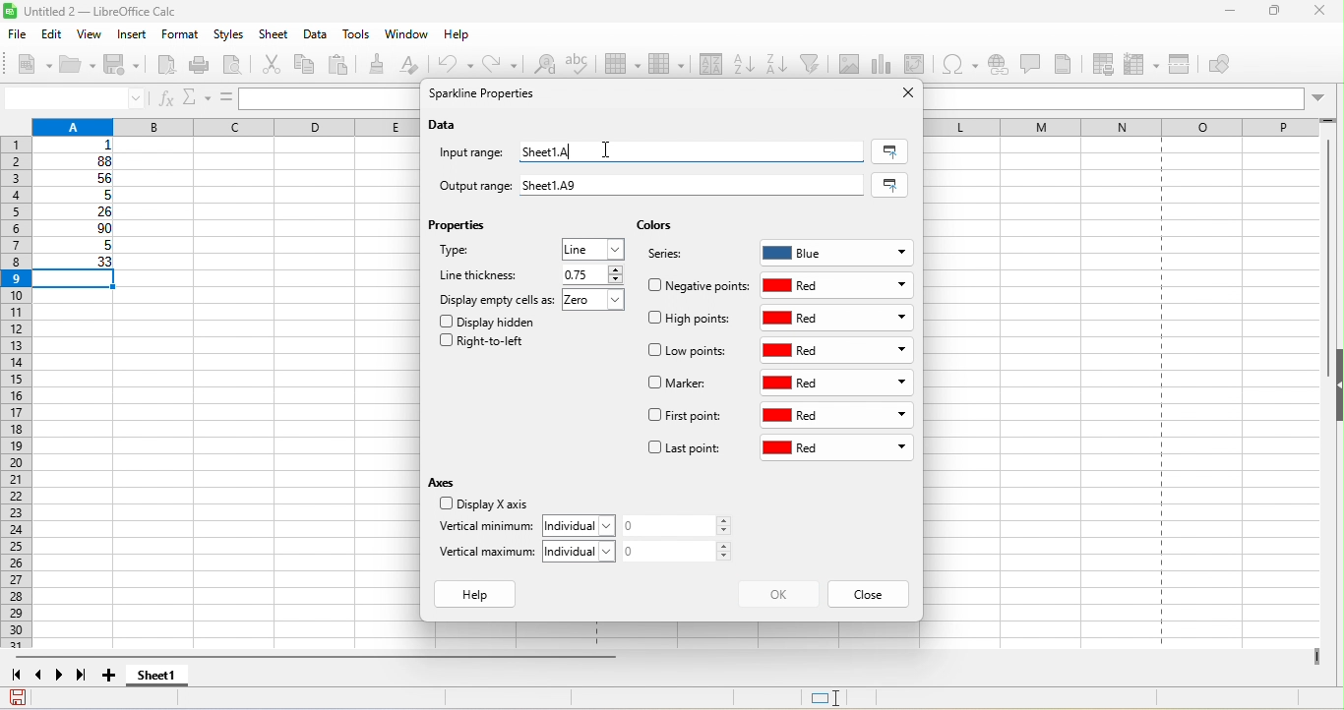 This screenshot has height=710, width=1344. Describe the element at coordinates (16, 32) in the screenshot. I see `file` at that location.